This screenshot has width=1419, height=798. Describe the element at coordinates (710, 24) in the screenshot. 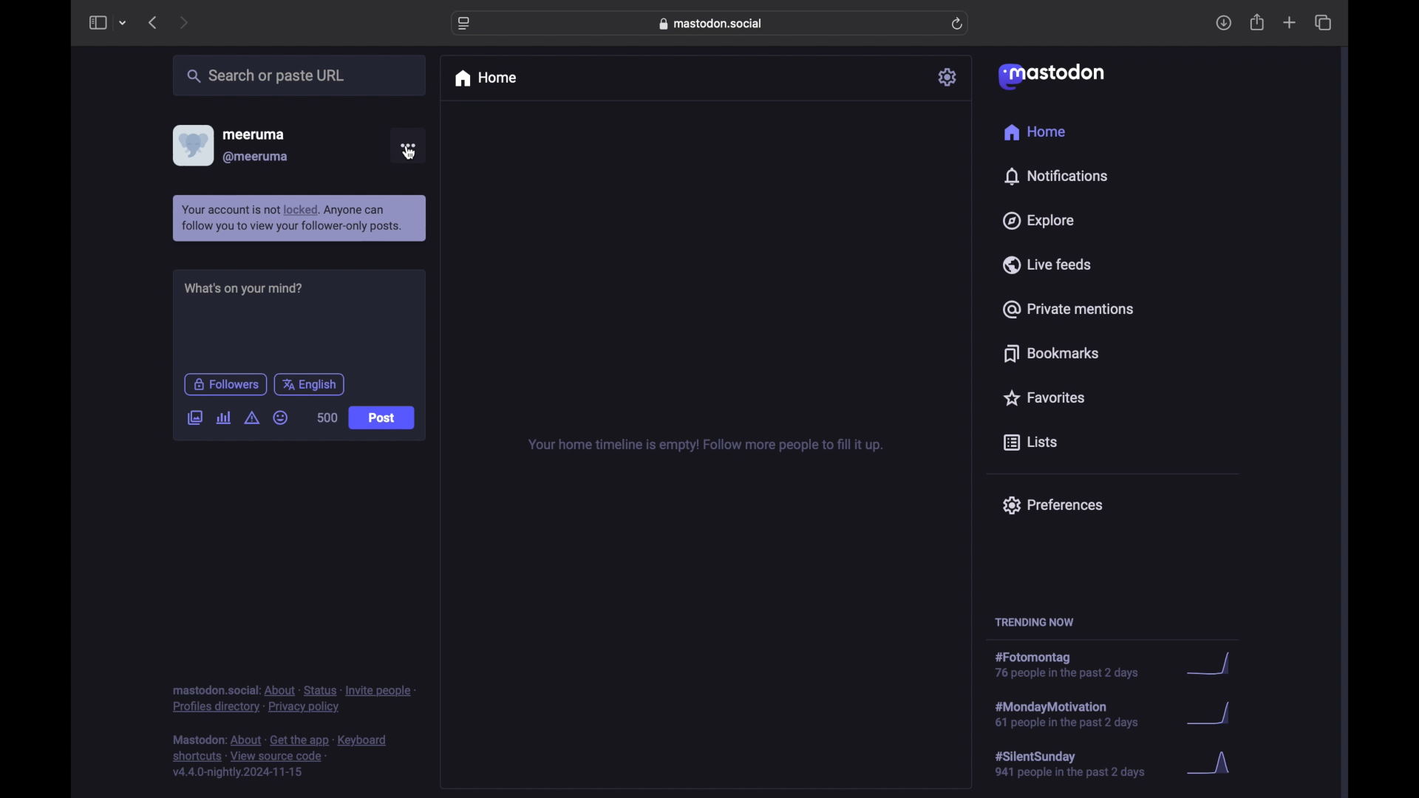

I see `web address` at that location.